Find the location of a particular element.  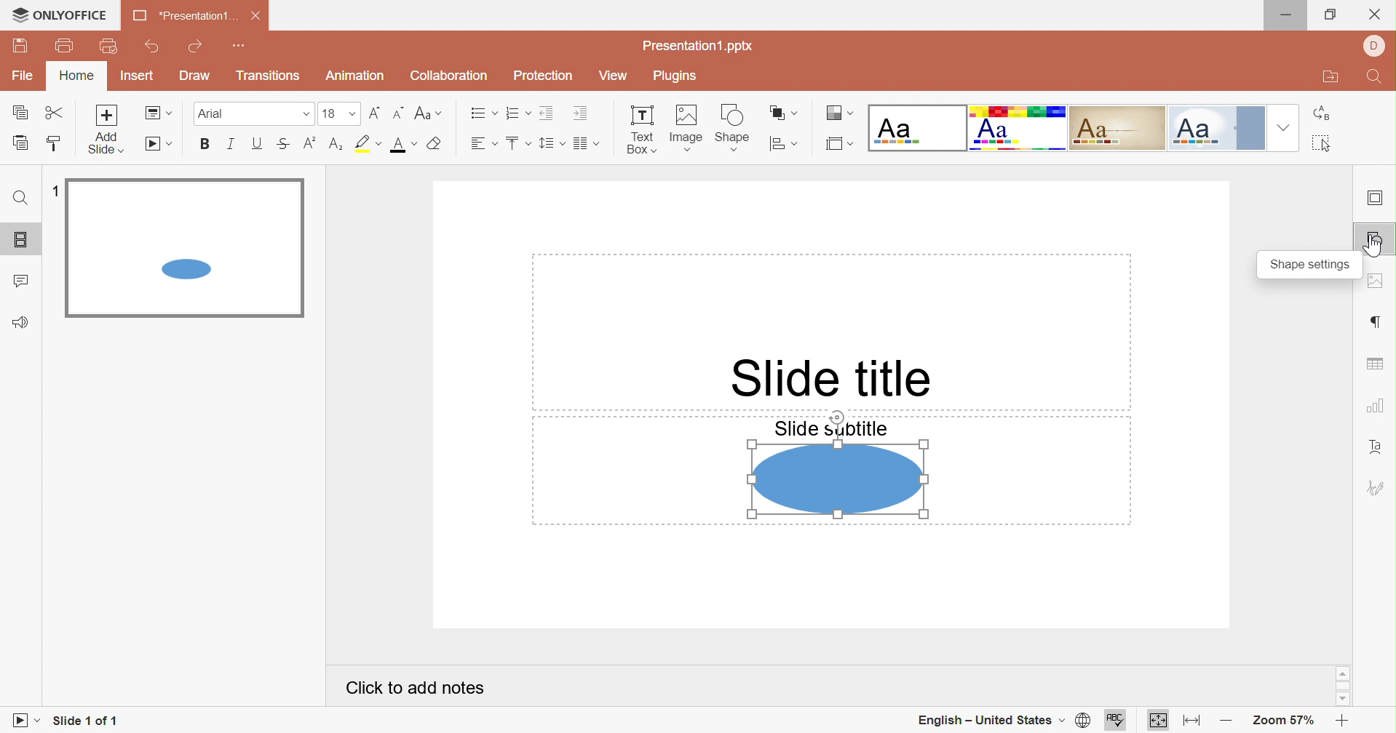

Zoom in is located at coordinates (1340, 722).